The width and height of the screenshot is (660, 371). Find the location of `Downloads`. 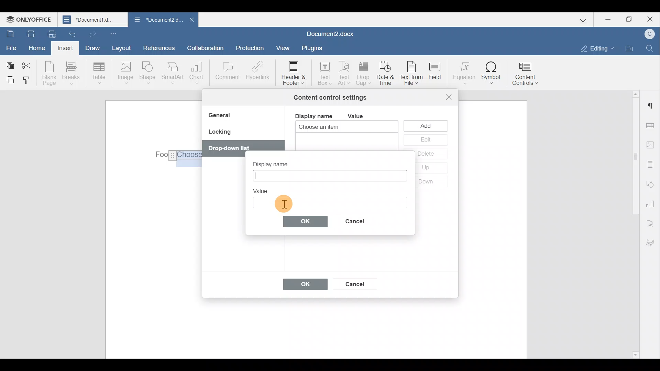

Downloads is located at coordinates (586, 20).